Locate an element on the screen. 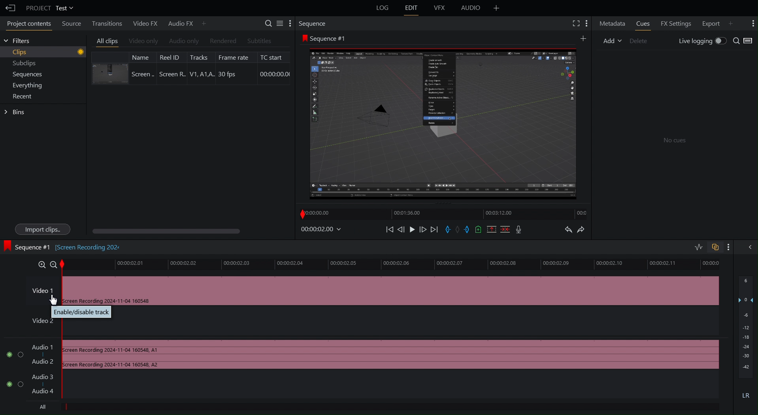 This screenshot has width=758, height=415. Audio is located at coordinates (470, 8).